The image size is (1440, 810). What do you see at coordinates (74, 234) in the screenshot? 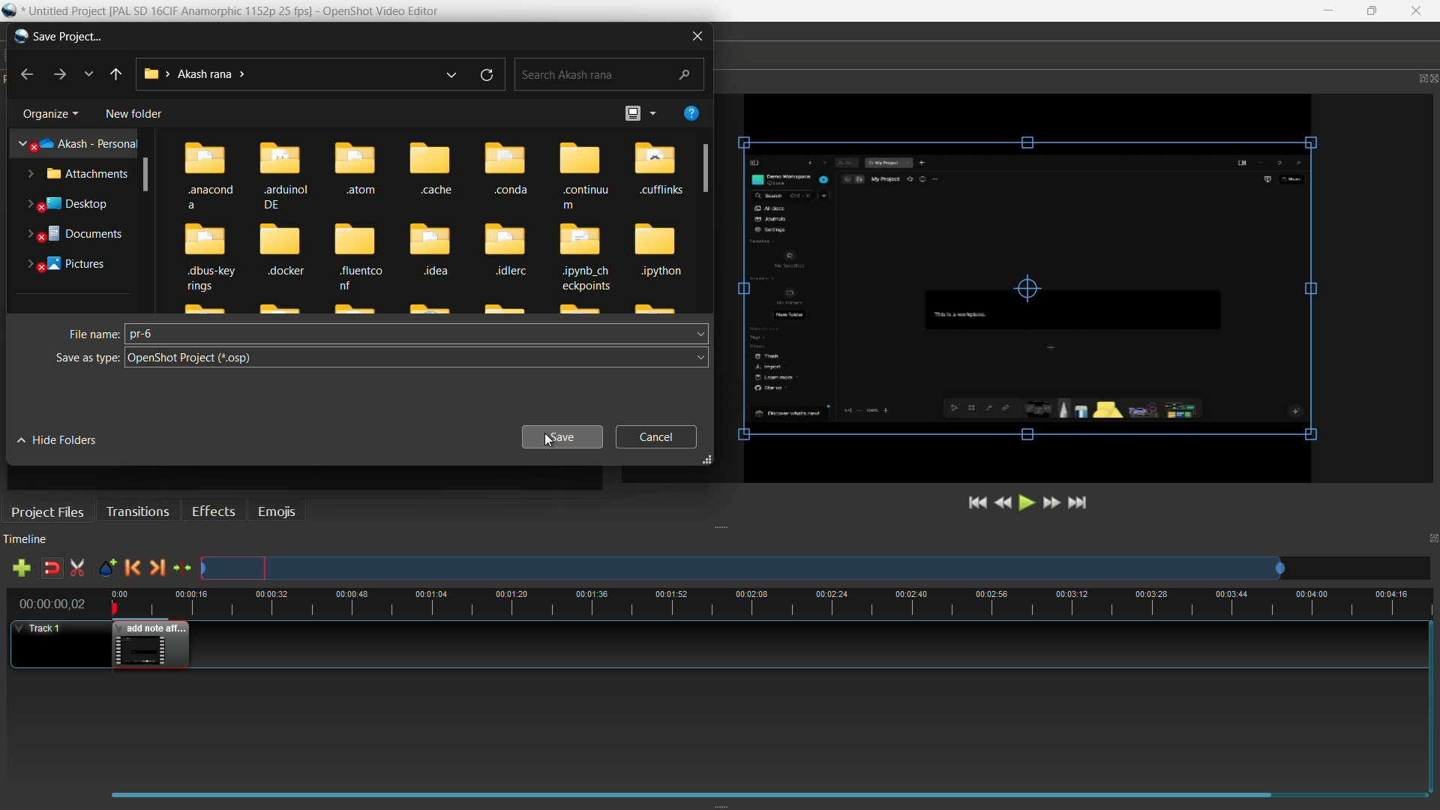
I see `documents` at bounding box center [74, 234].